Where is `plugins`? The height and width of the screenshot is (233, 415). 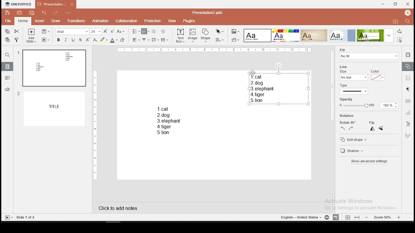 plugins is located at coordinates (190, 21).